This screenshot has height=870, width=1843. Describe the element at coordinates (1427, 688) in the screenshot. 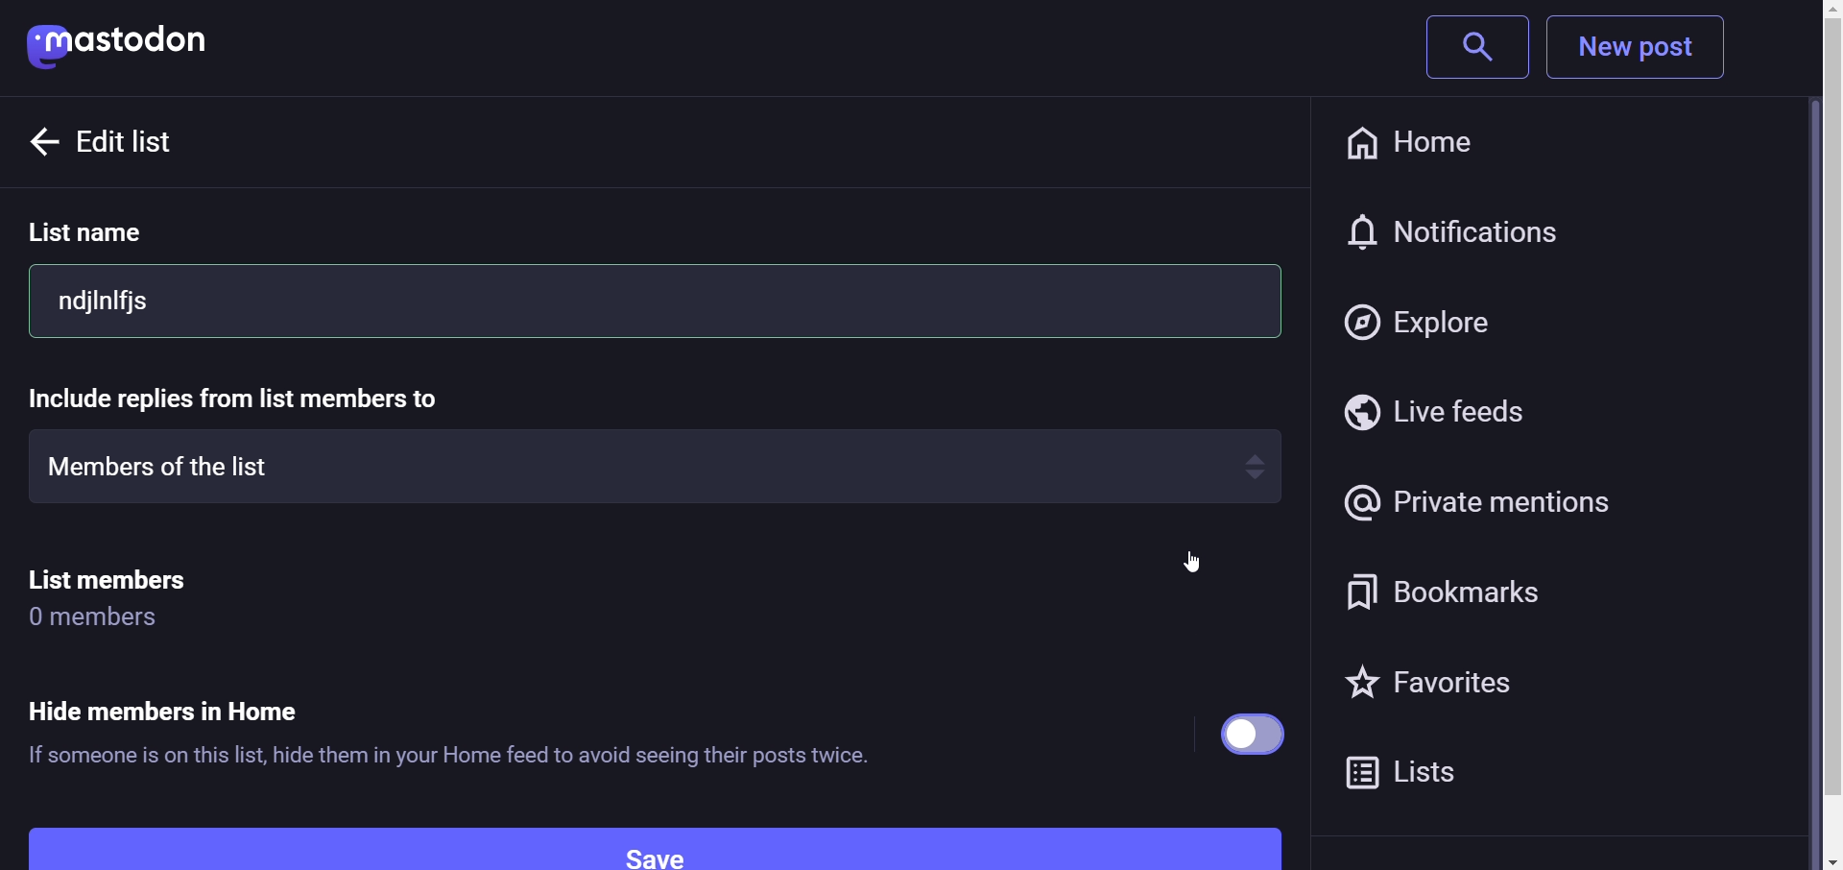

I see `favorites` at that location.